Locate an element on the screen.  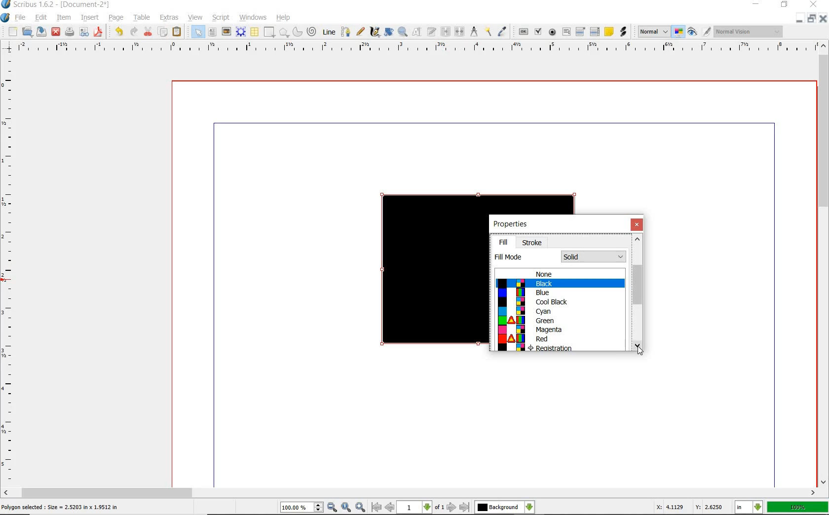
None is located at coordinates (544, 274).